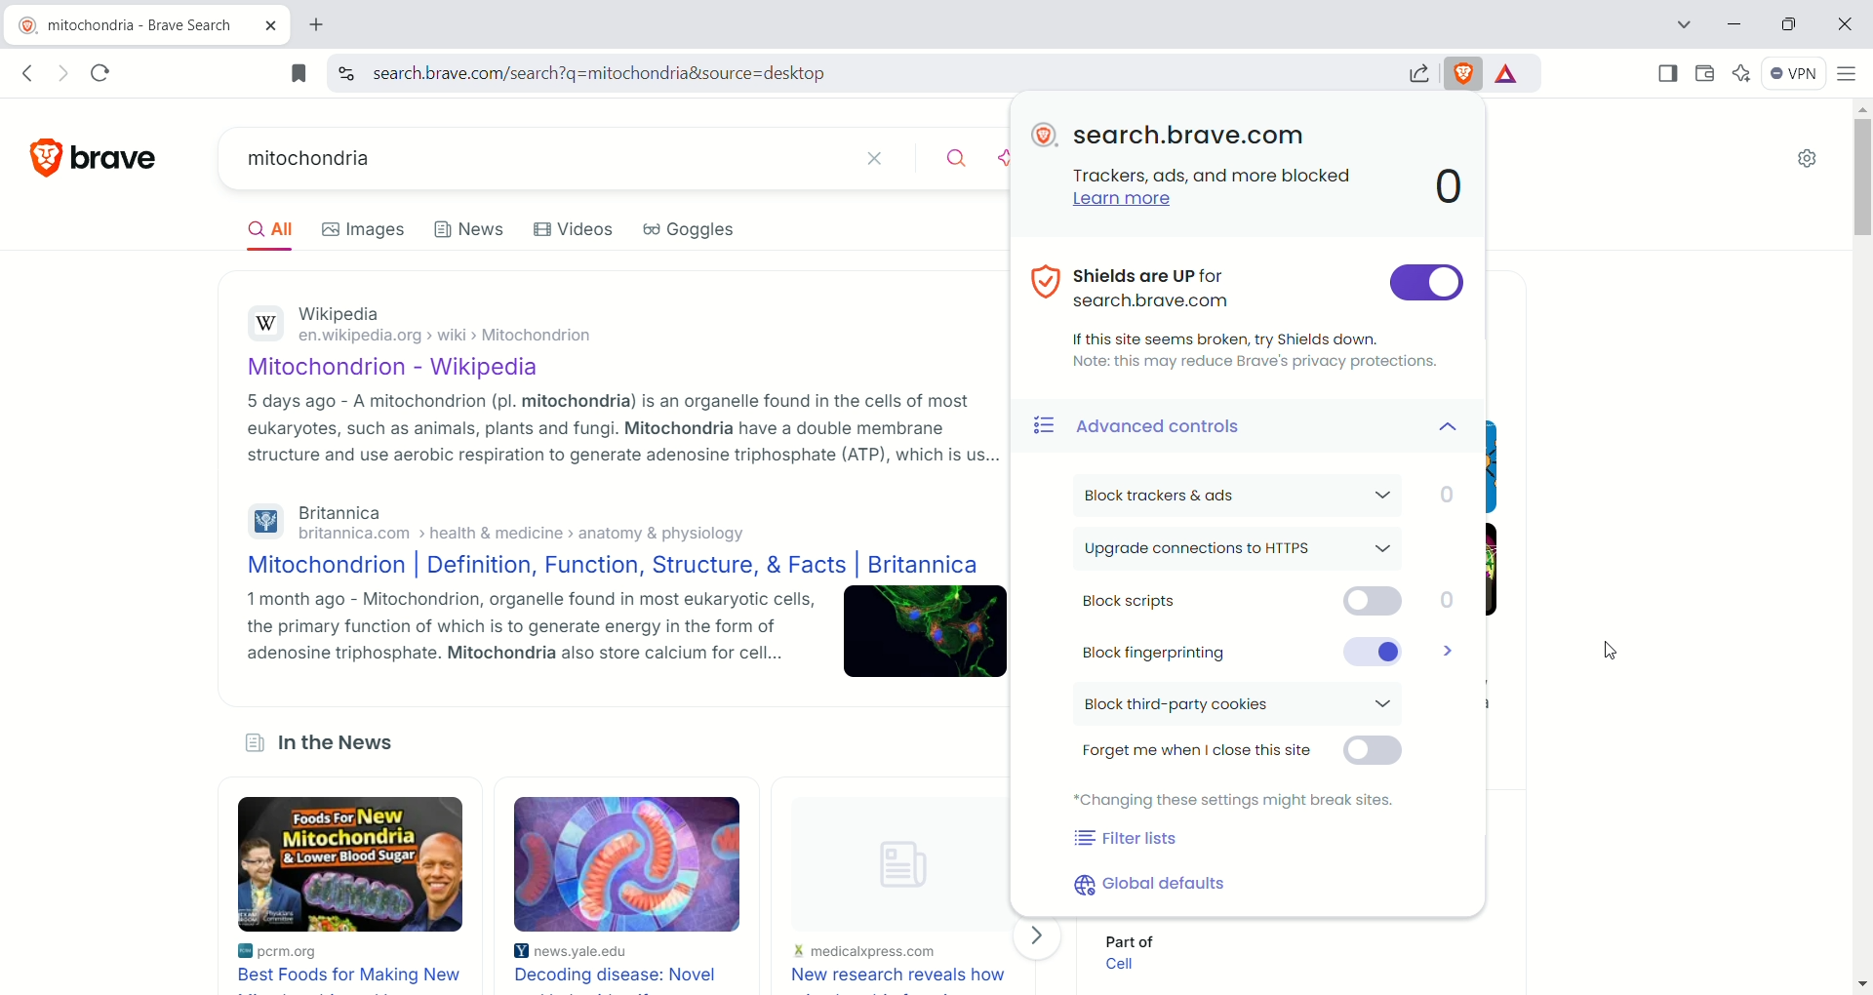 This screenshot has width=1873, height=995. I want to click on 1 month ago - Mitochondrion, organelle found in most eukaryotic cells,
the primary function of which is to generate energy in the form of
adenosine triphosphate. Mitochondria also store calcium for cell..., so click(532, 627).